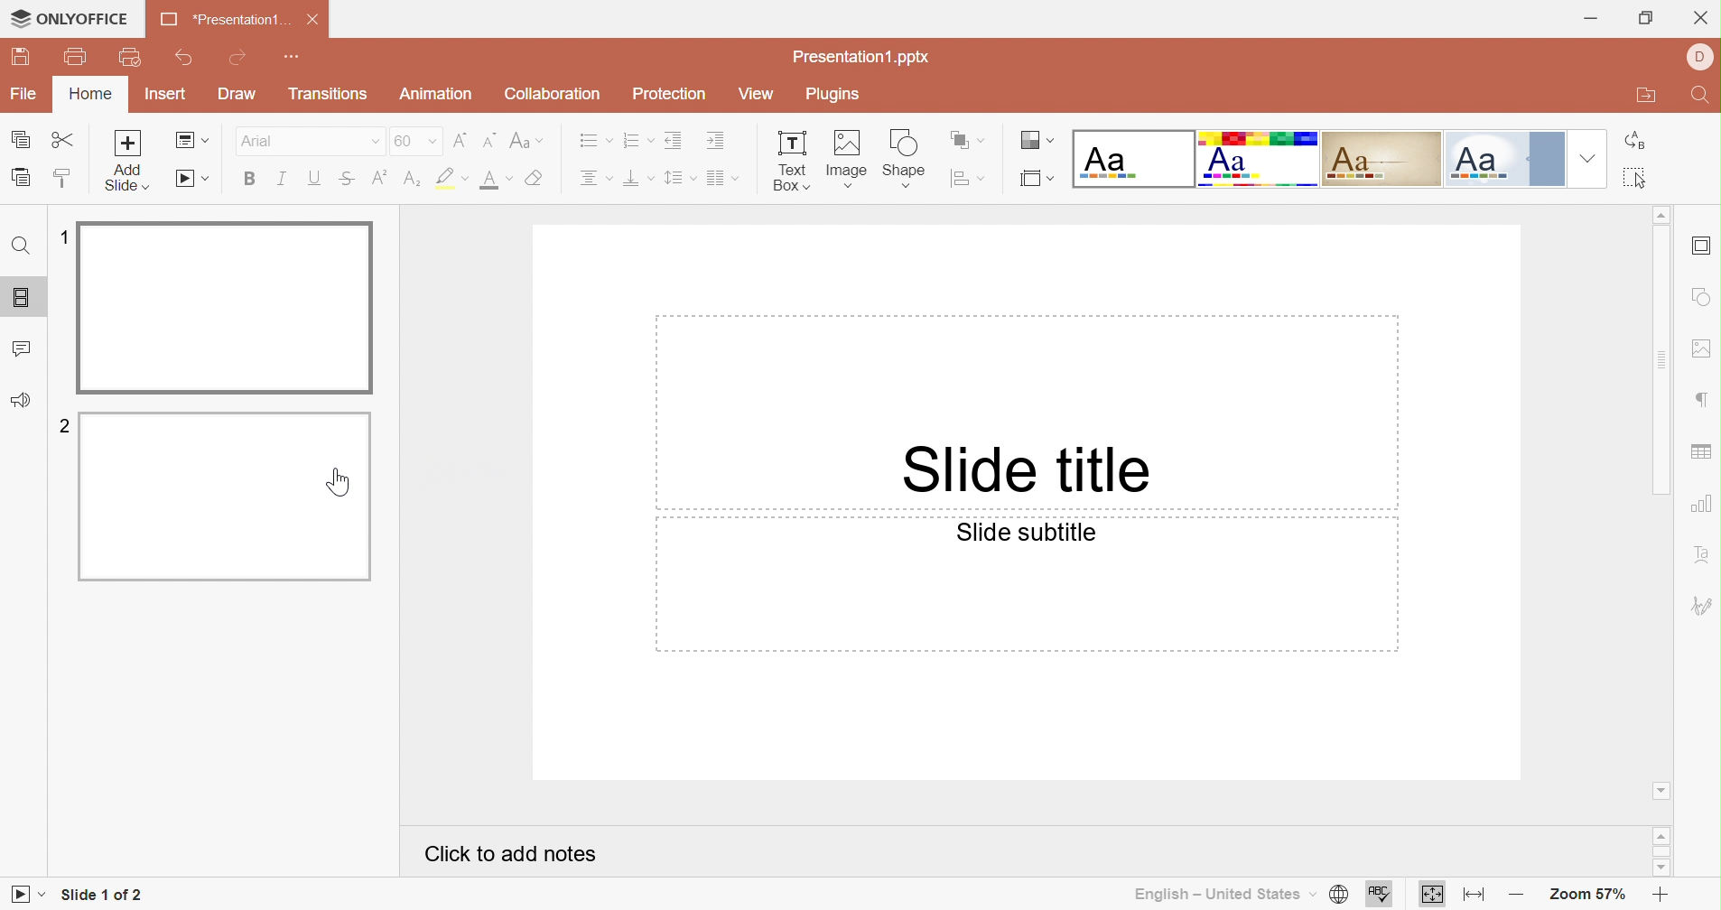 This screenshot has height=910, width=1721. What do you see at coordinates (316, 179) in the screenshot?
I see `Underline` at bounding box center [316, 179].